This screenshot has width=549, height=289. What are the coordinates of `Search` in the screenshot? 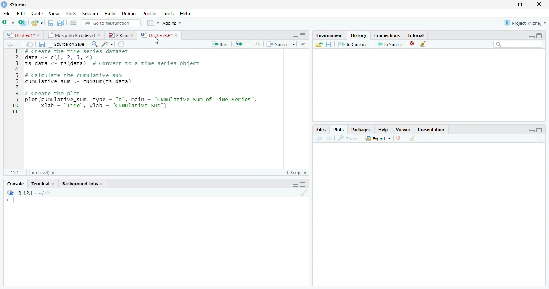 It's located at (517, 45).